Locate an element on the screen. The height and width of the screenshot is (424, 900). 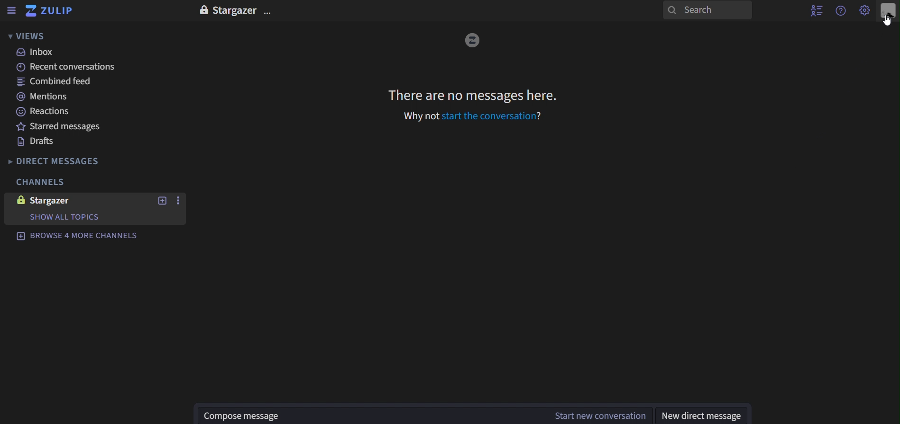
channels is located at coordinates (38, 181).